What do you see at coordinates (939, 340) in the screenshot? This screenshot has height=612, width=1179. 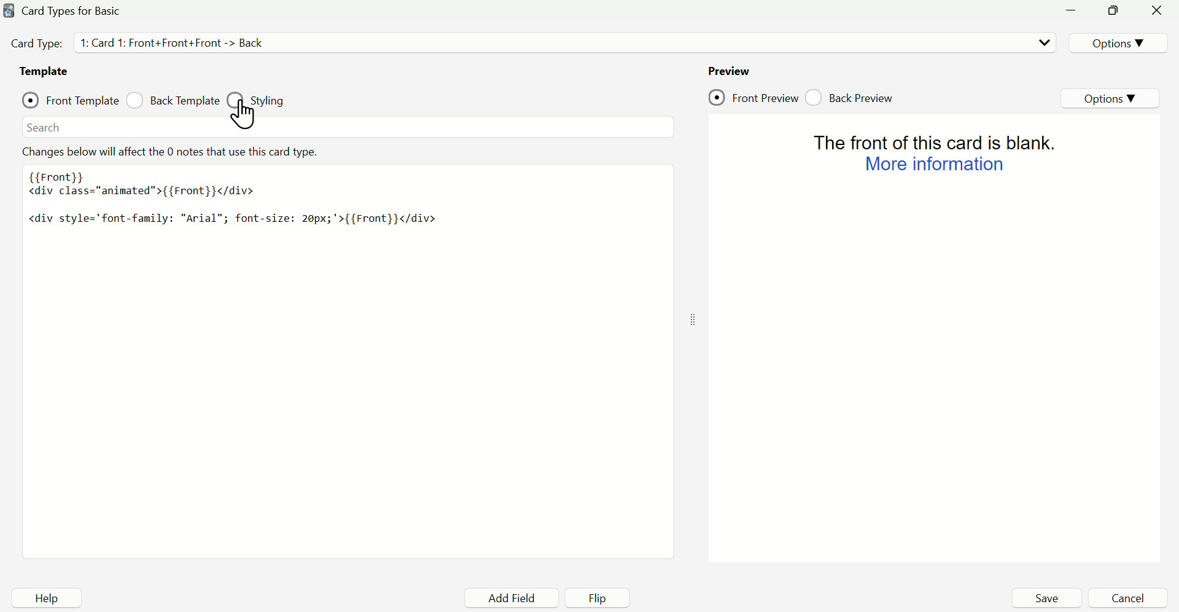 I see `Preview` at bounding box center [939, 340].